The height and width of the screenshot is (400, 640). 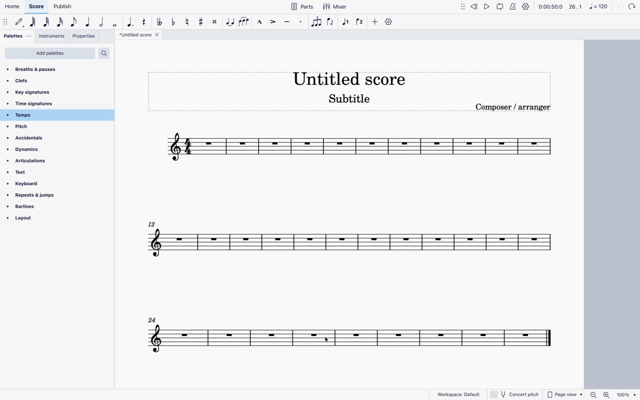 I want to click on back, so click(x=619, y=7).